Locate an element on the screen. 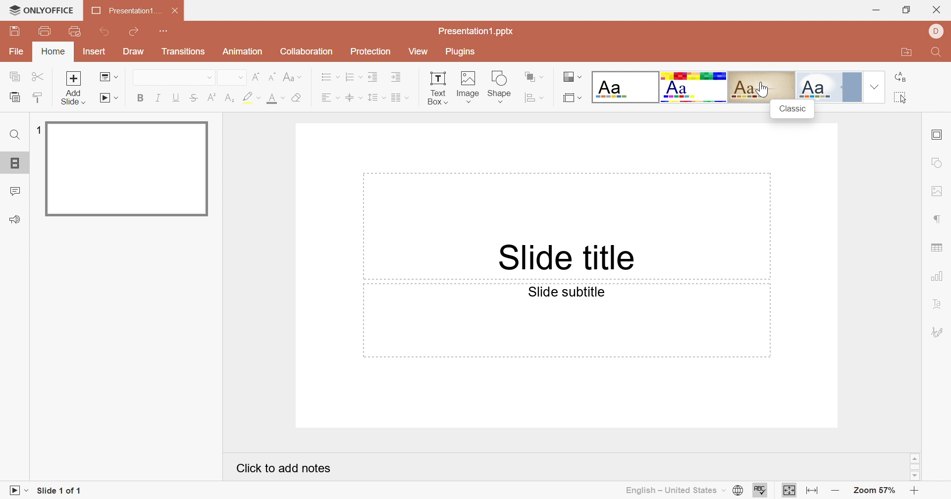 This screenshot has height=499, width=951. Decrease Indent is located at coordinates (374, 76).